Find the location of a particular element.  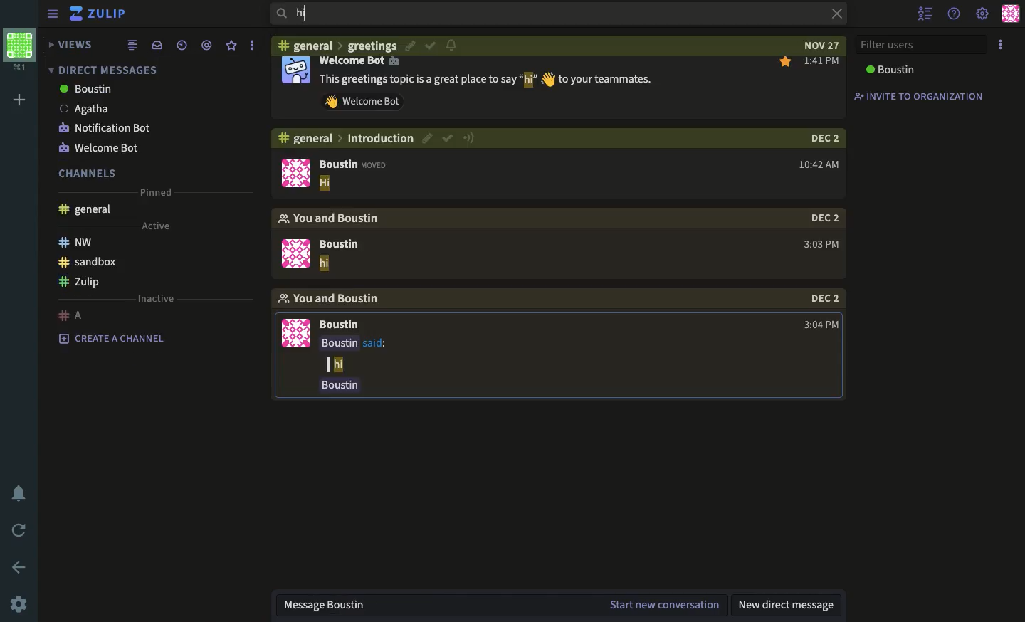

Boustin MOVED is located at coordinates (352, 164).